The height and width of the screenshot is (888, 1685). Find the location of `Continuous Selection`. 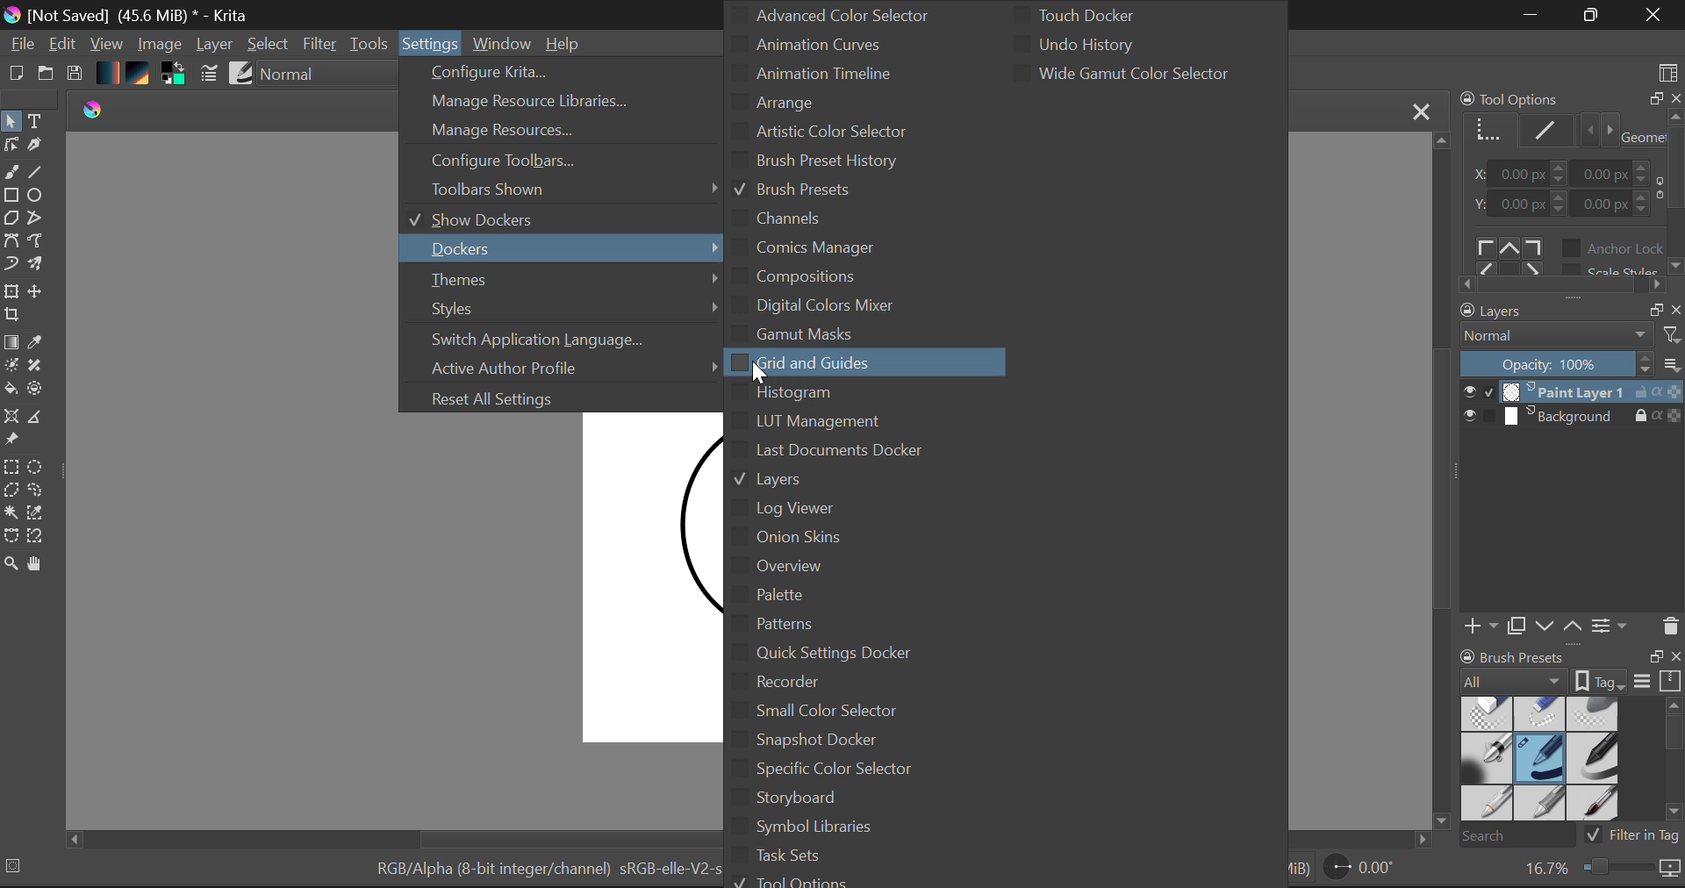

Continuous Selection is located at coordinates (11, 514).